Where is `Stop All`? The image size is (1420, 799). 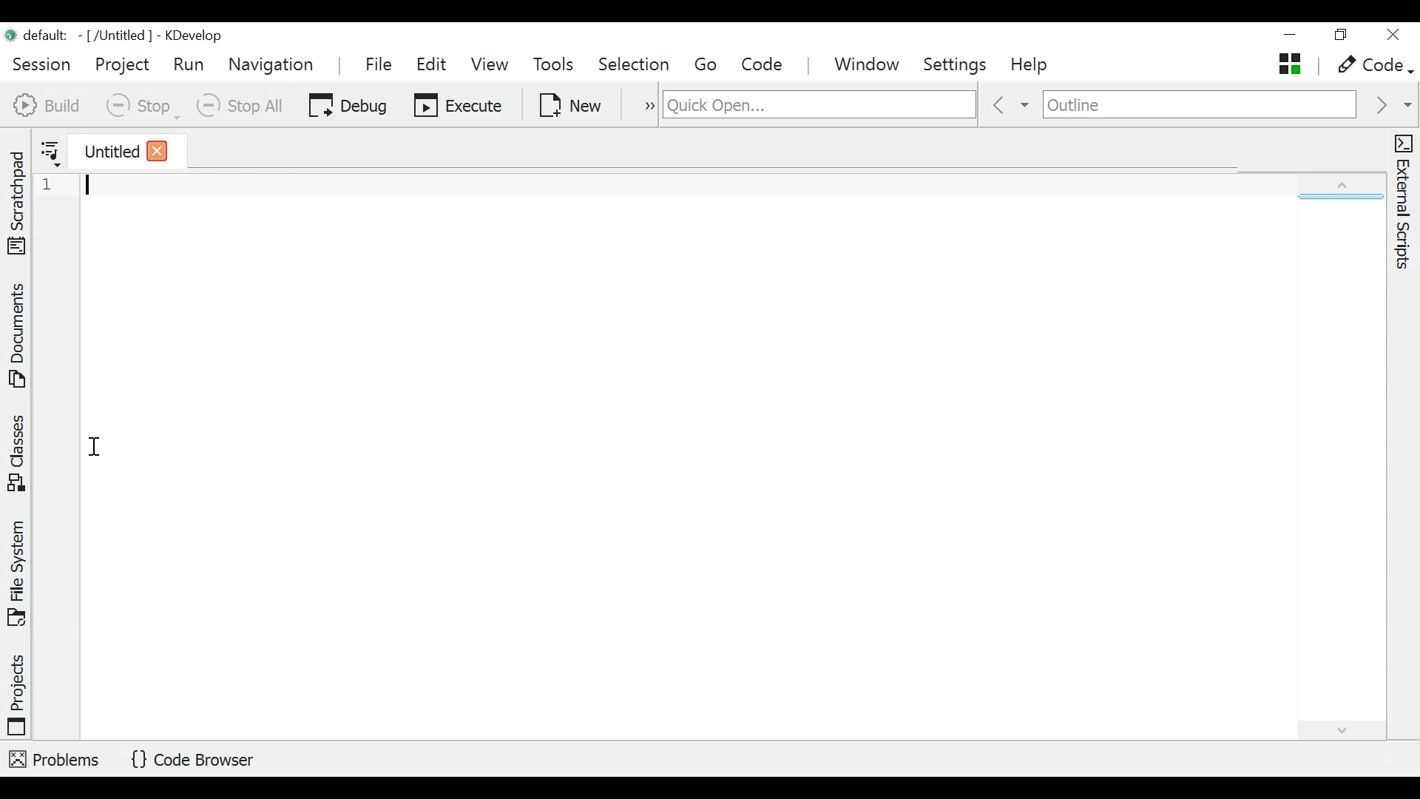 Stop All is located at coordinates (243, 106).